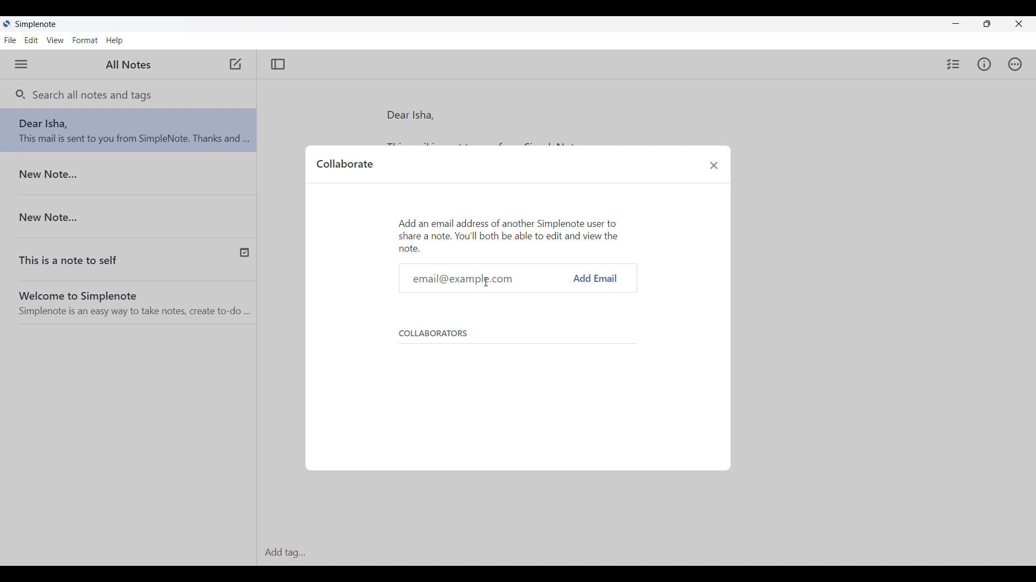  I want to click on Insert checklist, so click(953, 64).